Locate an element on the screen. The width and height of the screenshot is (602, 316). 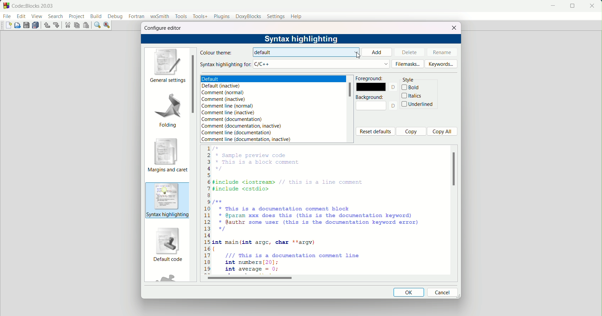
minimize is located at coordinates (552, 6).